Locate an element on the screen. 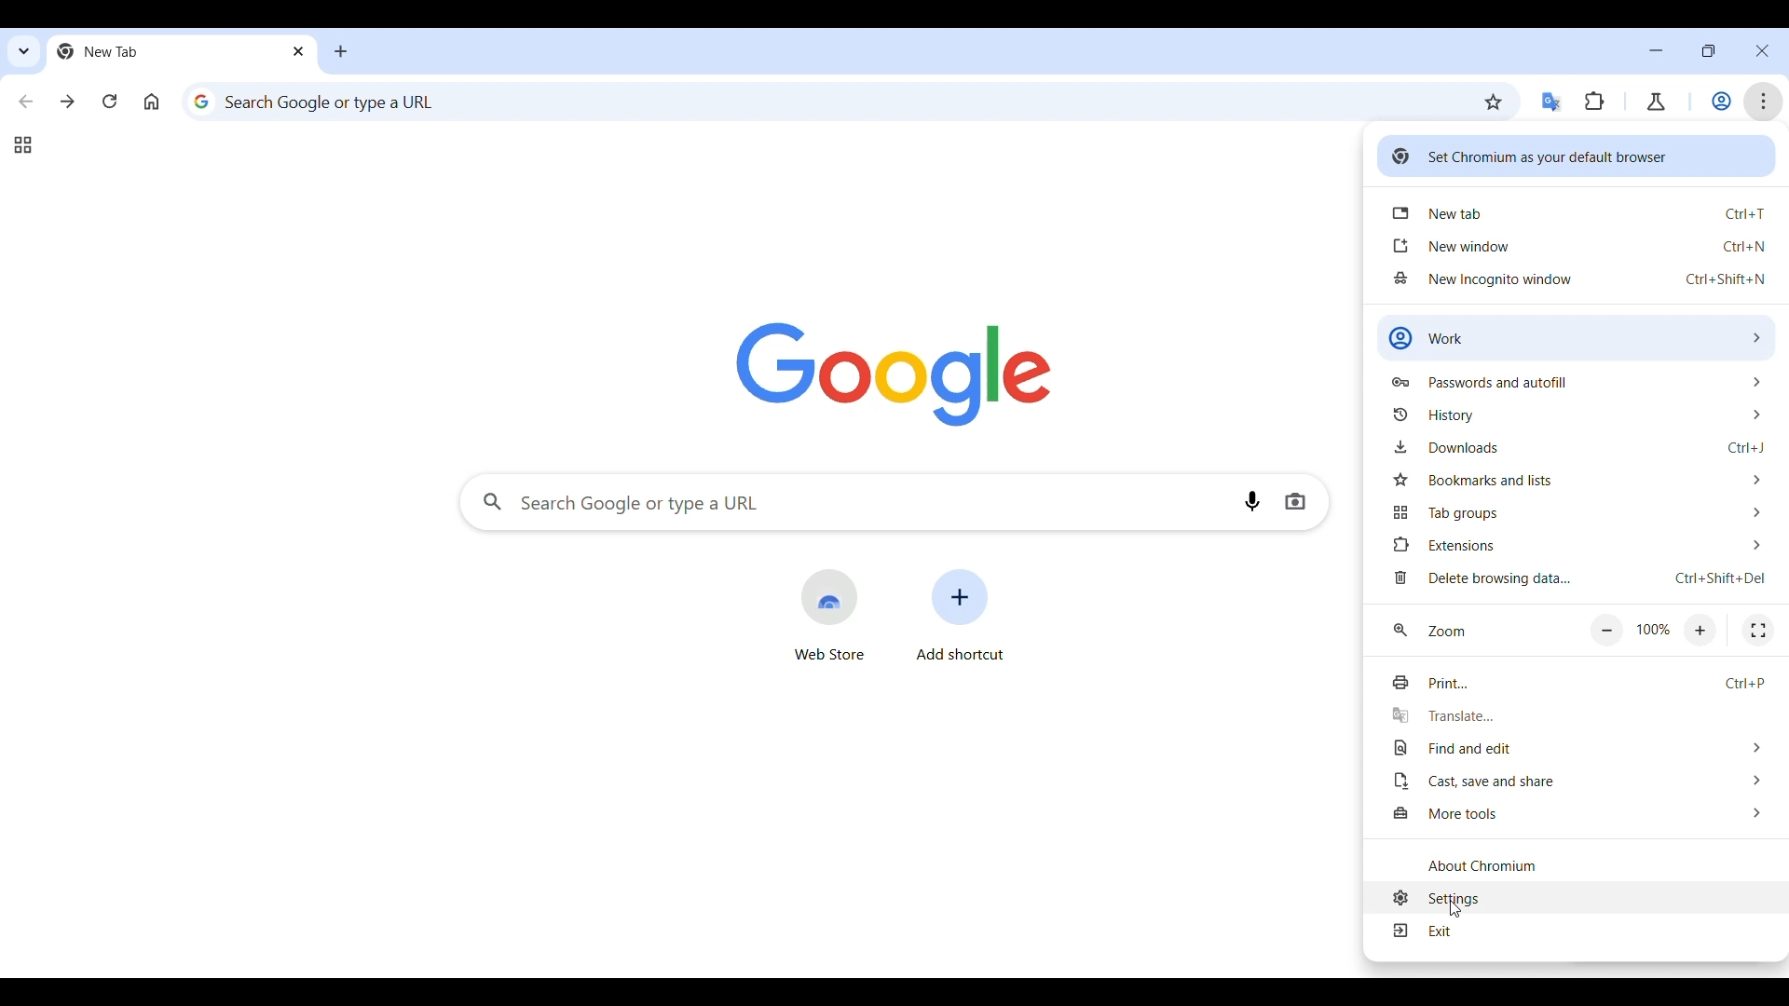 Image resolution: width=1789 pixels, height=1006 pixels. Reload page is located at coordinates (110, 101).